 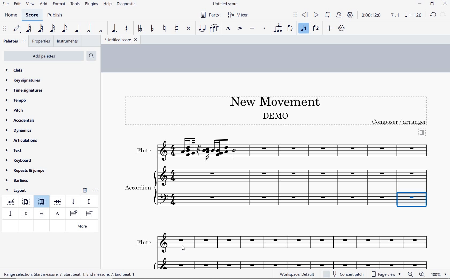 What do you see at coordinates (11, 15) in the screenshot?
I see `home` at bounding box center [11, 15].